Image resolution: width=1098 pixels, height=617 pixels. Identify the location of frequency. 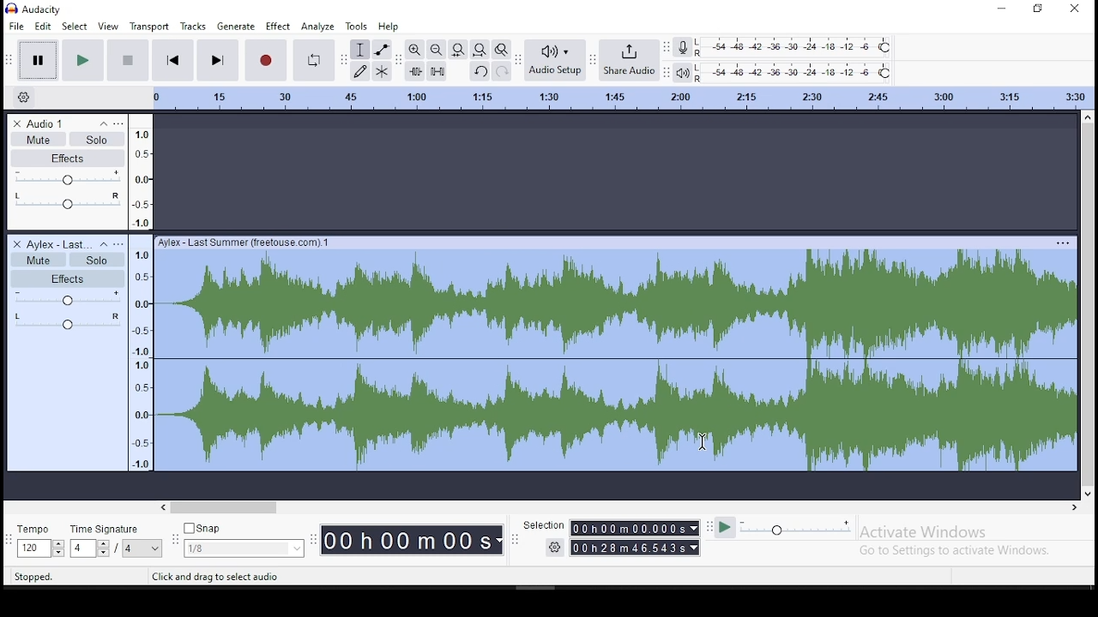
(141, 353).